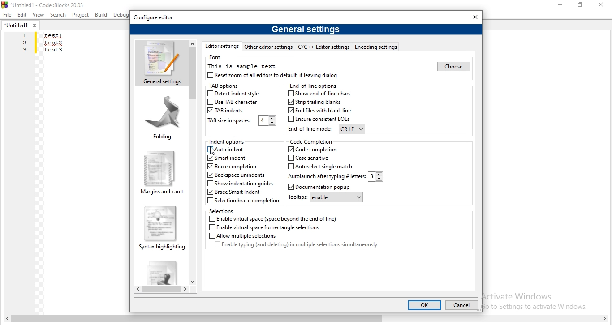 This screenshot has height=325, width=612. What do you see at coordinates (320, 120) in the screenshot?
I see `Ensure consistent EOLs` at bounding box center [320, 120].